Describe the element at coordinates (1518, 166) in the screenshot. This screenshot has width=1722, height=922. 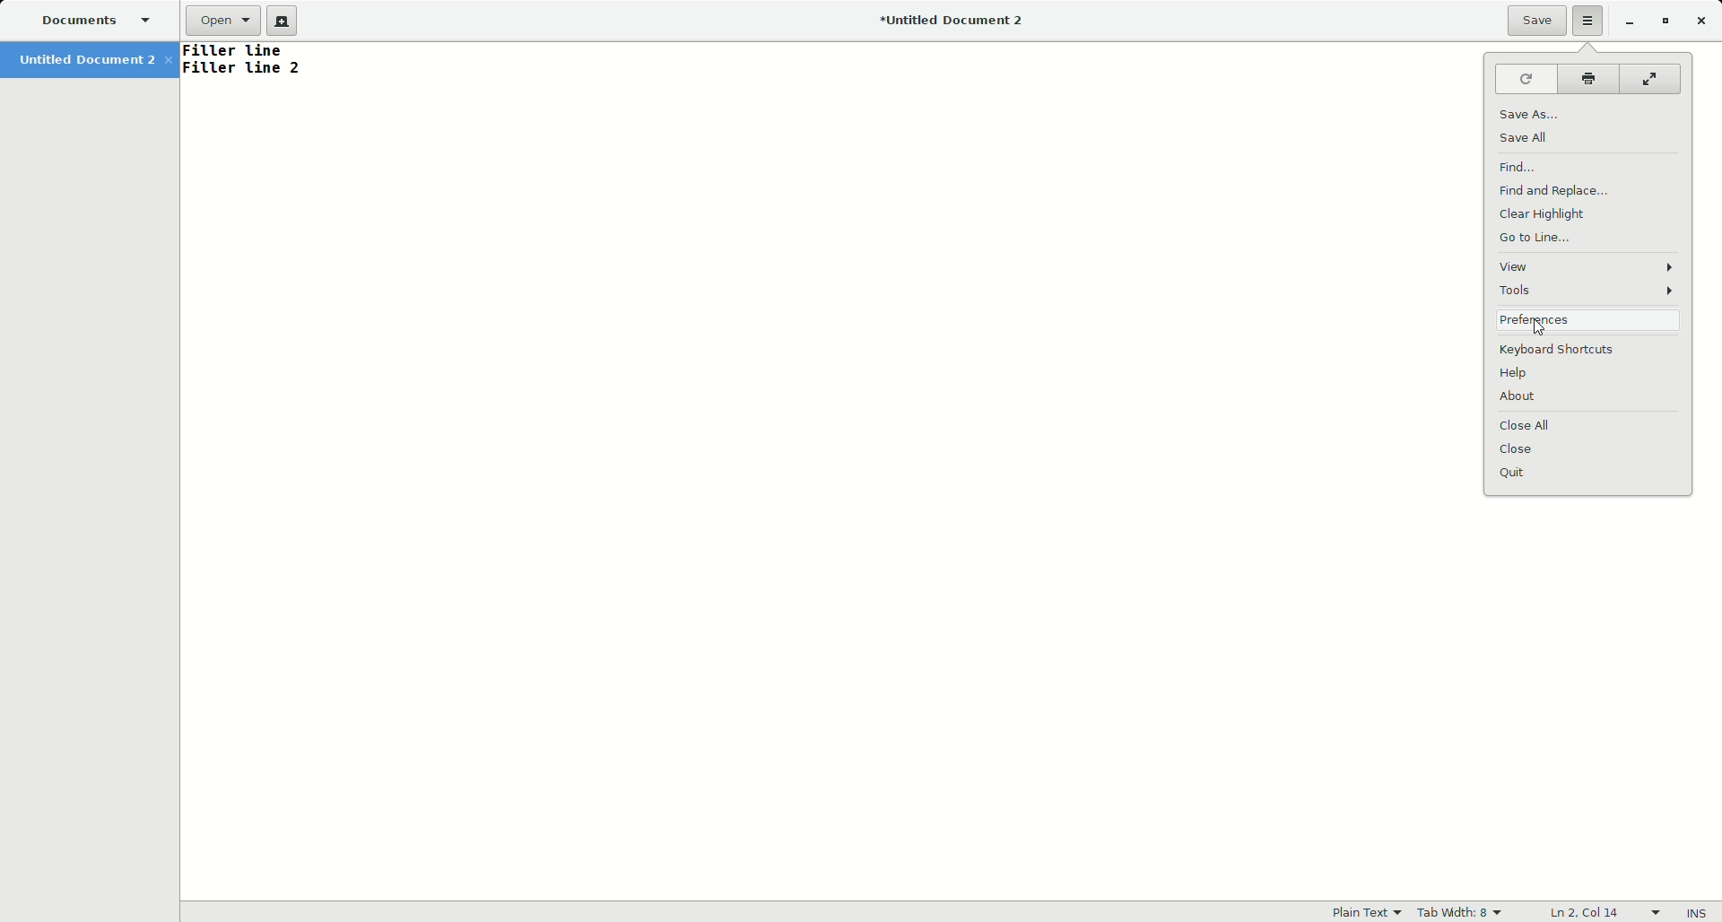
I see `Find` at that location.